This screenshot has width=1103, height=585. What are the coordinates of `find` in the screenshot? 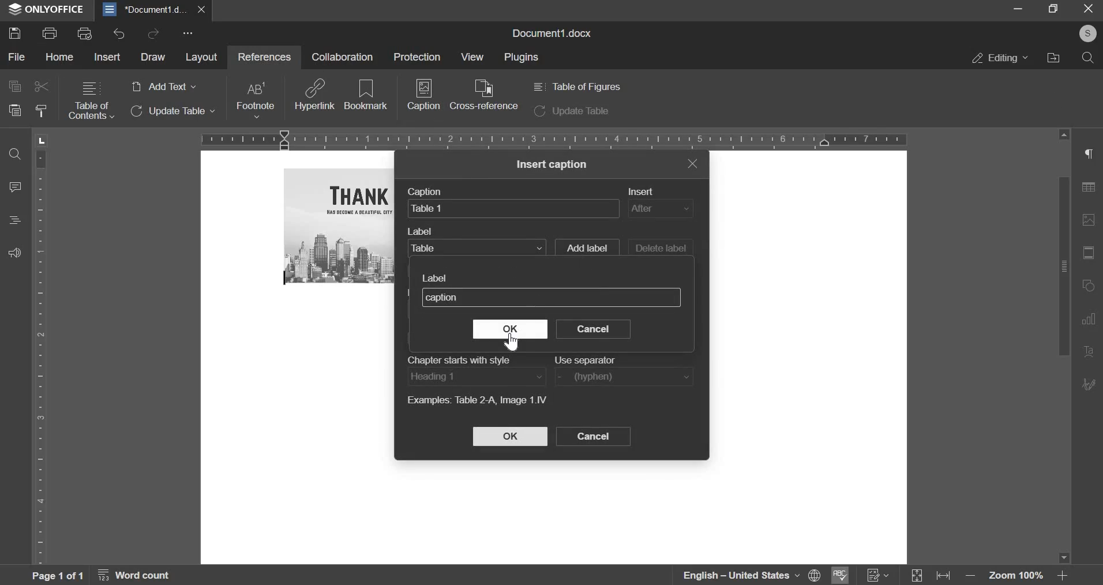 It's located at (14, 155).